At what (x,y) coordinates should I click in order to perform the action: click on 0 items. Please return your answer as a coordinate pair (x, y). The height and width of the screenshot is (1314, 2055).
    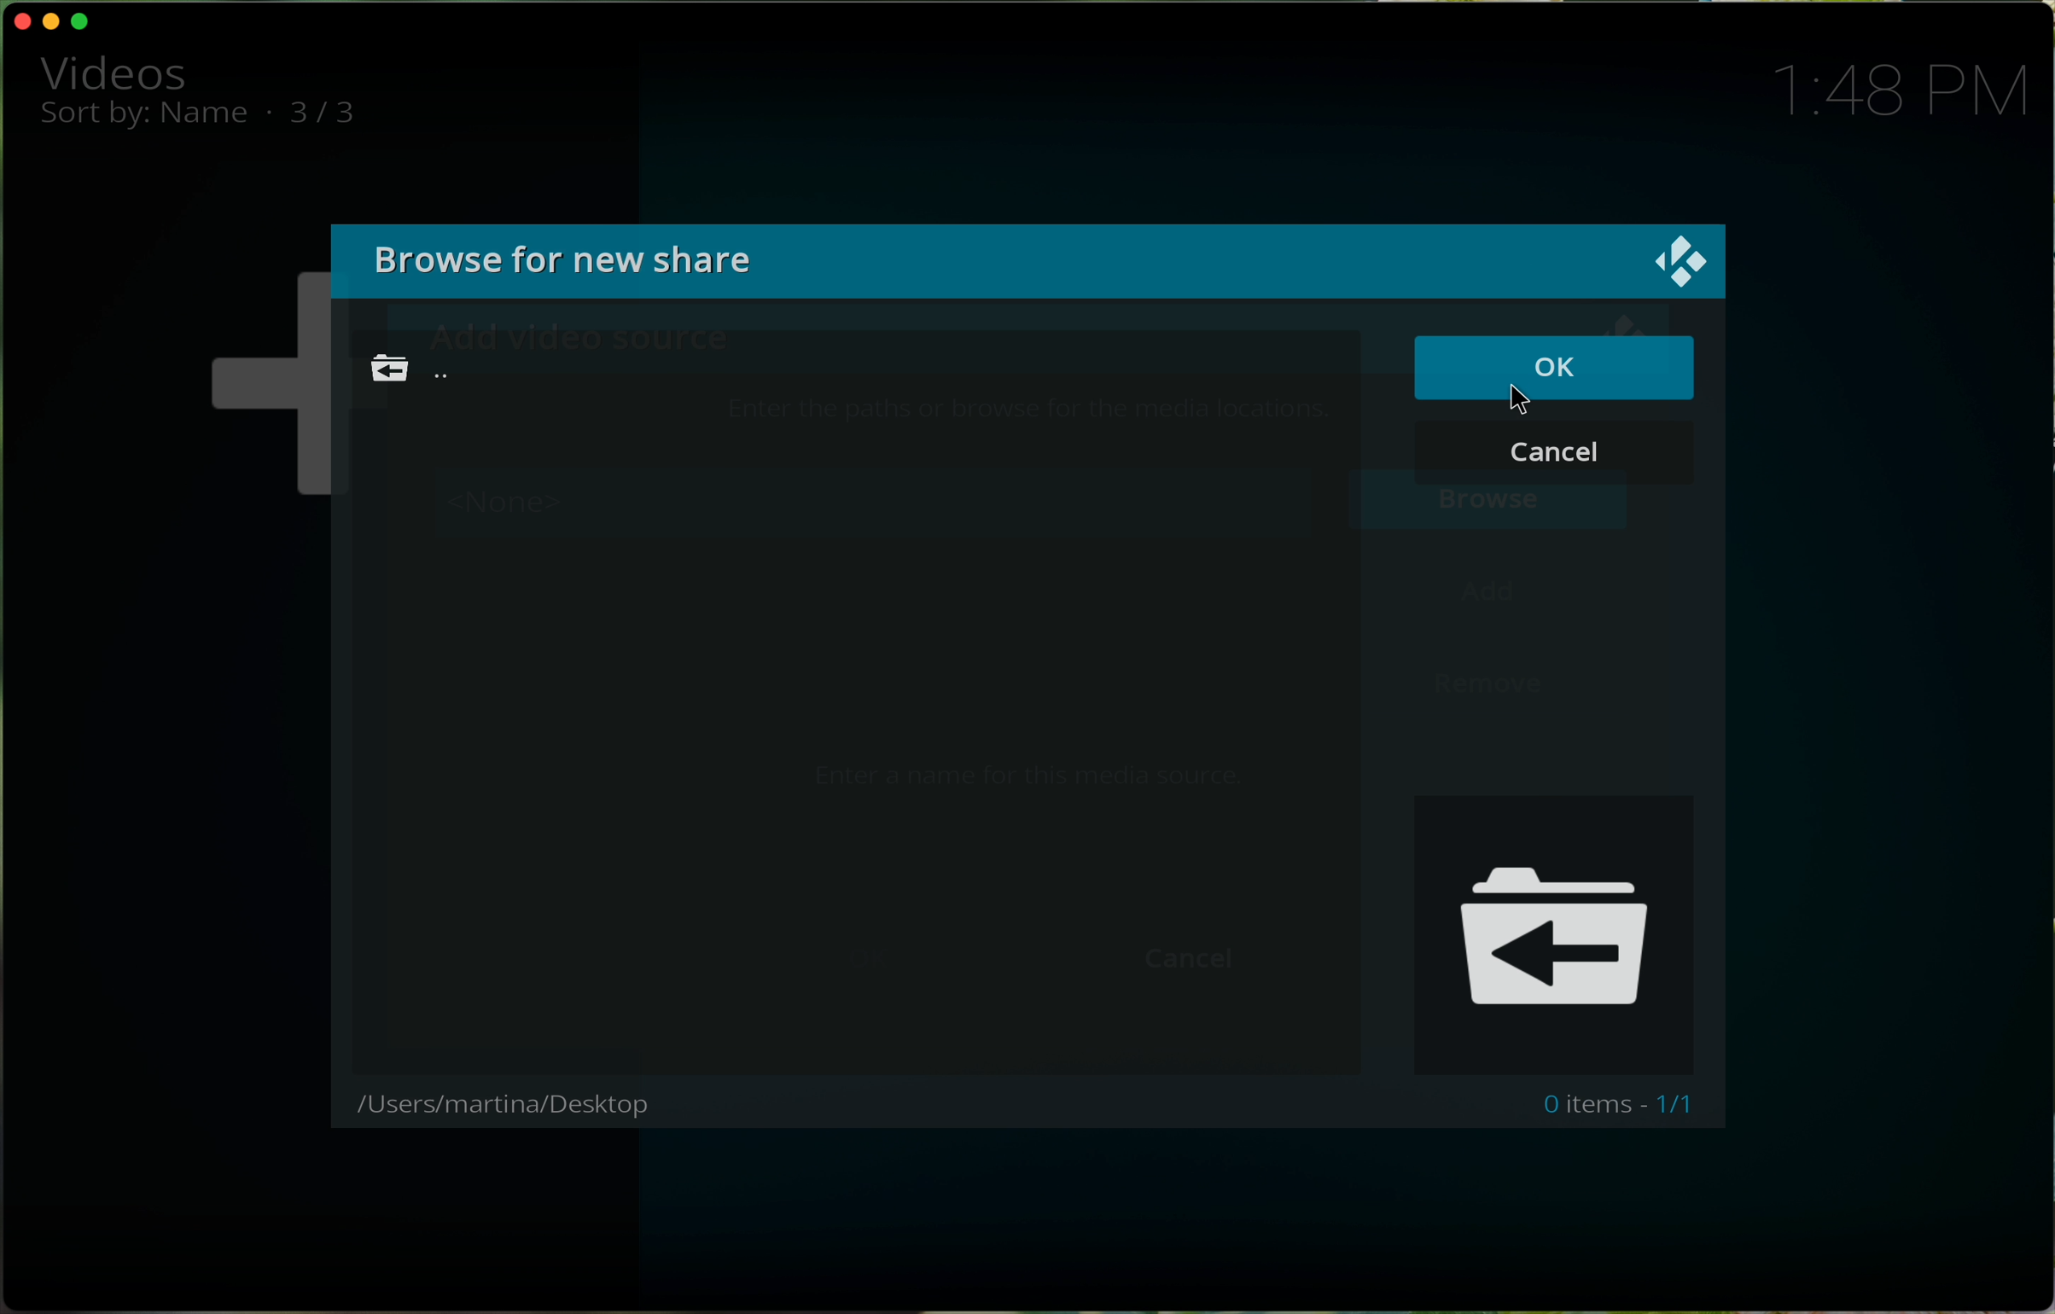
    Looking at the image, I should click on (1584, 1107).